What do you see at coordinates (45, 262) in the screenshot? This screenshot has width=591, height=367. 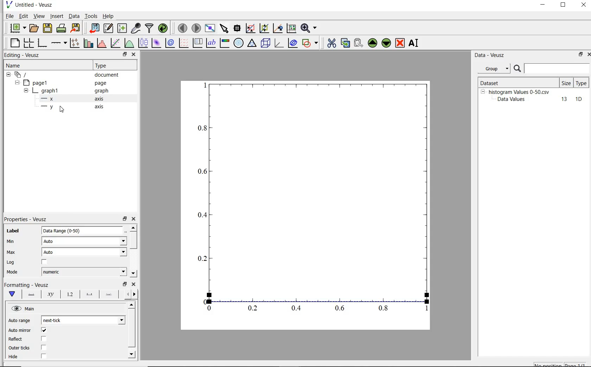 I see `chcekbox` at bounding box center [45, 262].